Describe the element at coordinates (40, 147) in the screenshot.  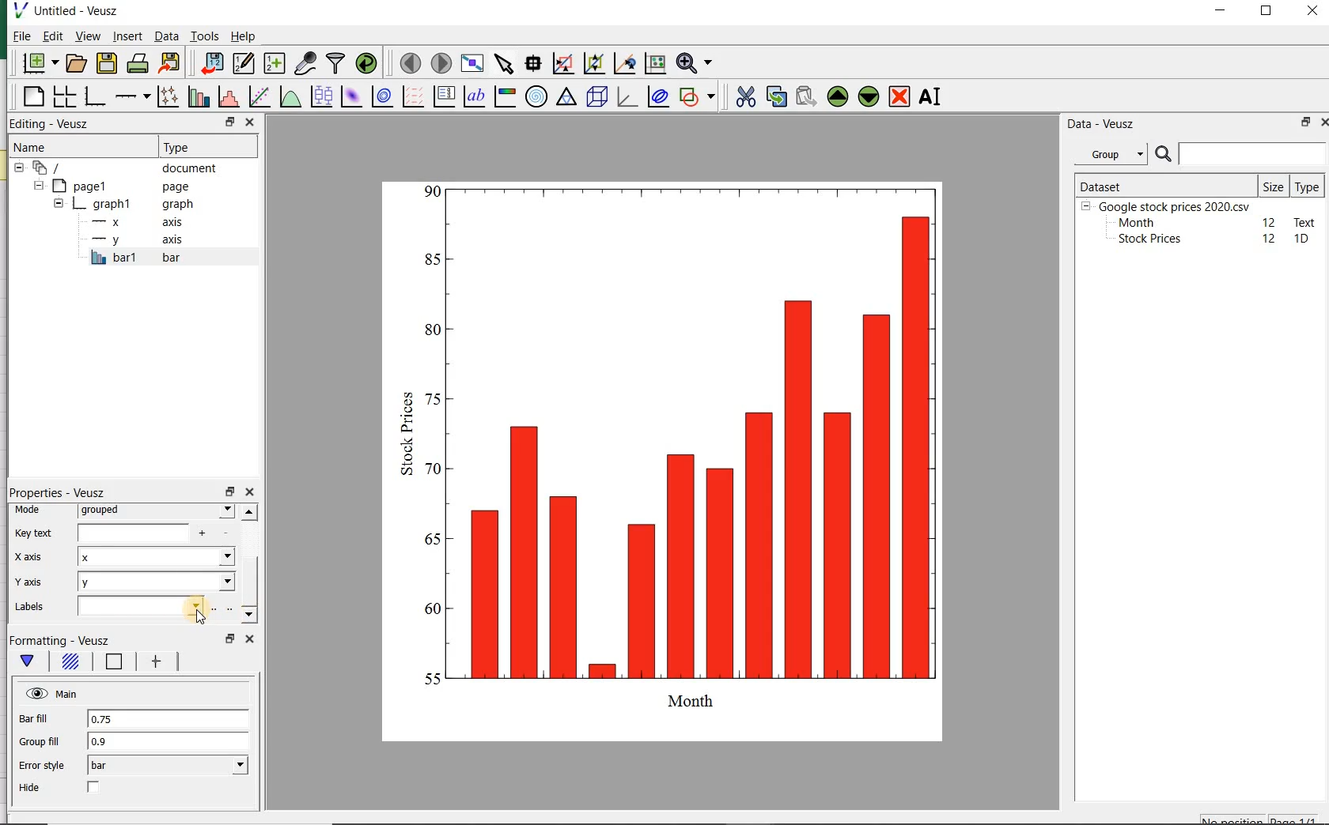
I see `Name` at that location.